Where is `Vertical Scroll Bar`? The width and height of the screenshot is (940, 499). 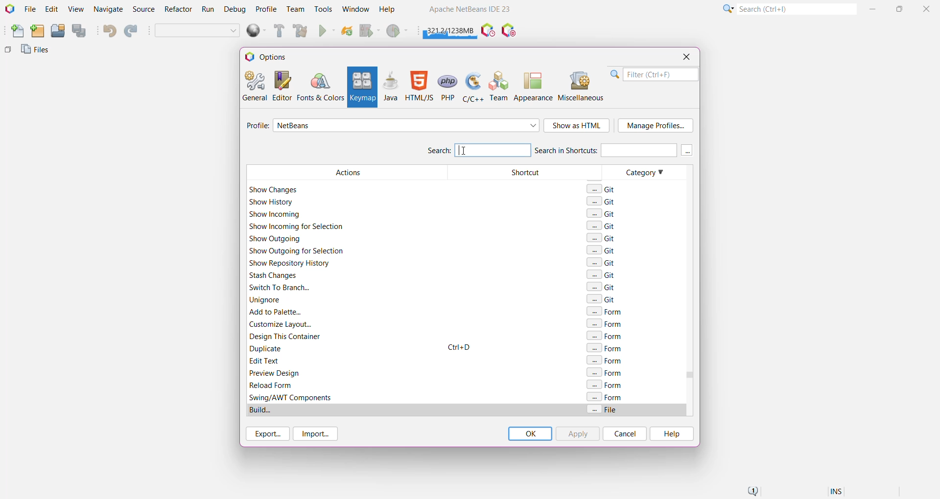 Vertical Scroll Bar is located at coordinates (687, 291).